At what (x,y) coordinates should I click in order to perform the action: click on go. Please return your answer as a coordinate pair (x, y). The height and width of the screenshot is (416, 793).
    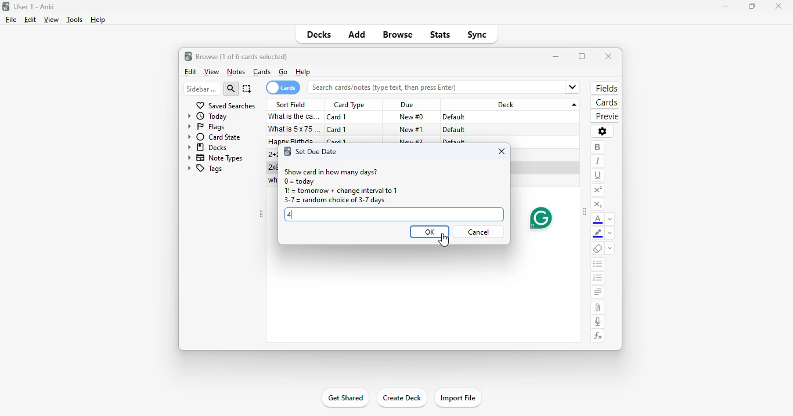
    Looking at the image, I should click on (283, 72).